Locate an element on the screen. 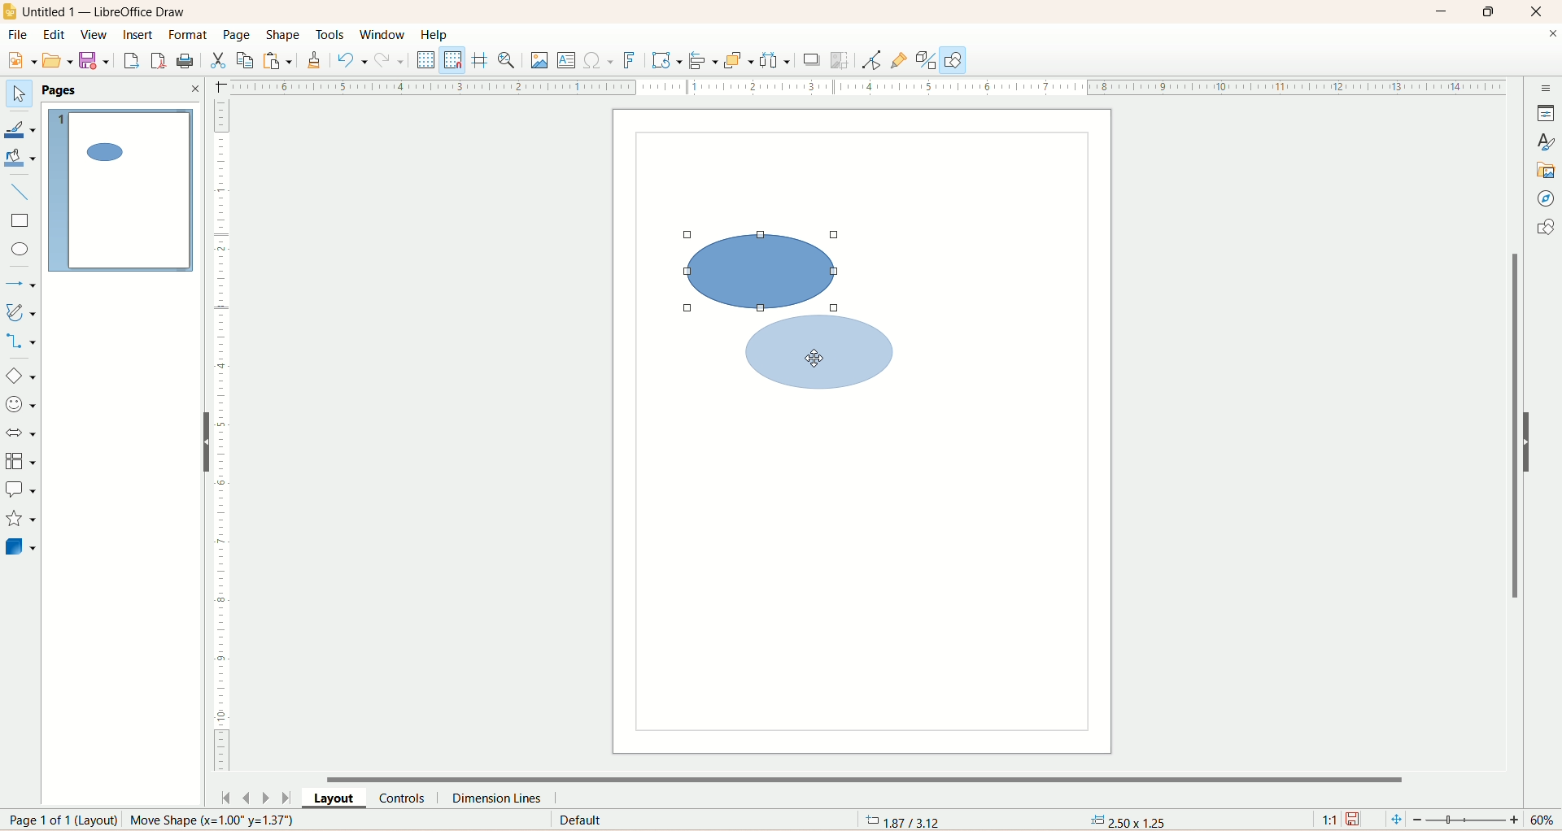  hide is located at coordinates (199, 441).